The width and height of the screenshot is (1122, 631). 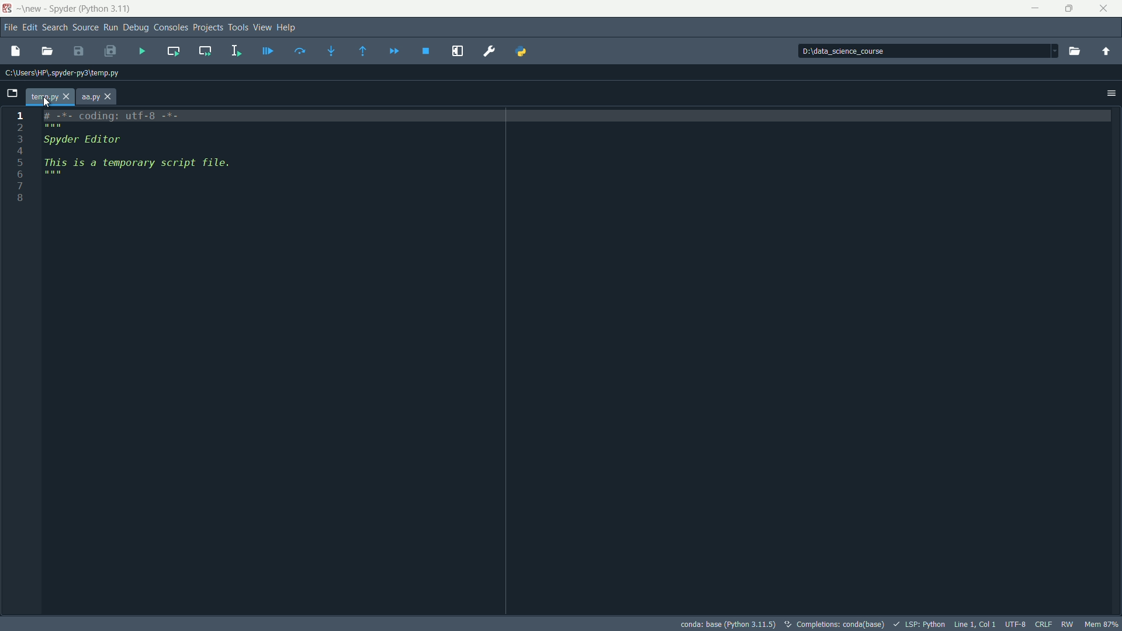 What do you see at coordinates (72, 9) in the screenshot?
I see `~\new - Spyder(Python 3.11)` at bounding box center [72, 9].